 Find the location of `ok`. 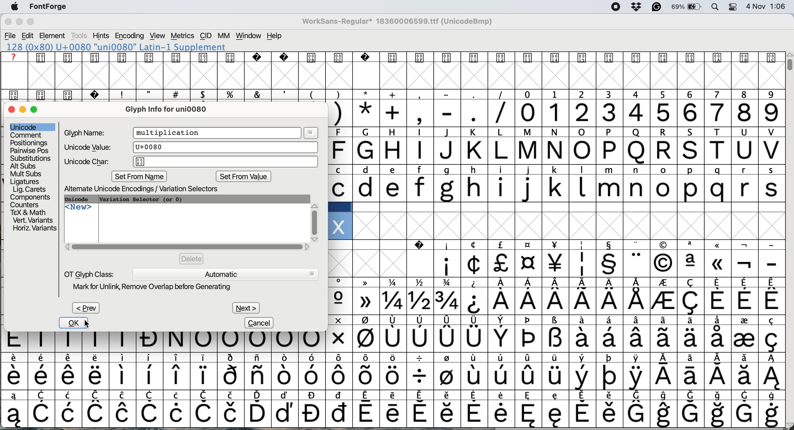

ok is located at coordinates (71, 323).